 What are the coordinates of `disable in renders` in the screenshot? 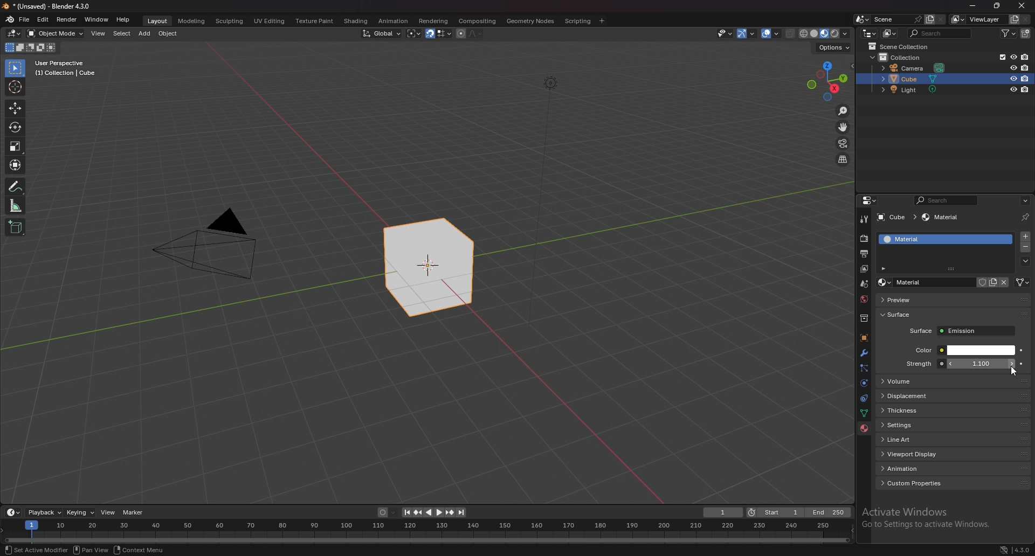 It's located at (1025, 57).